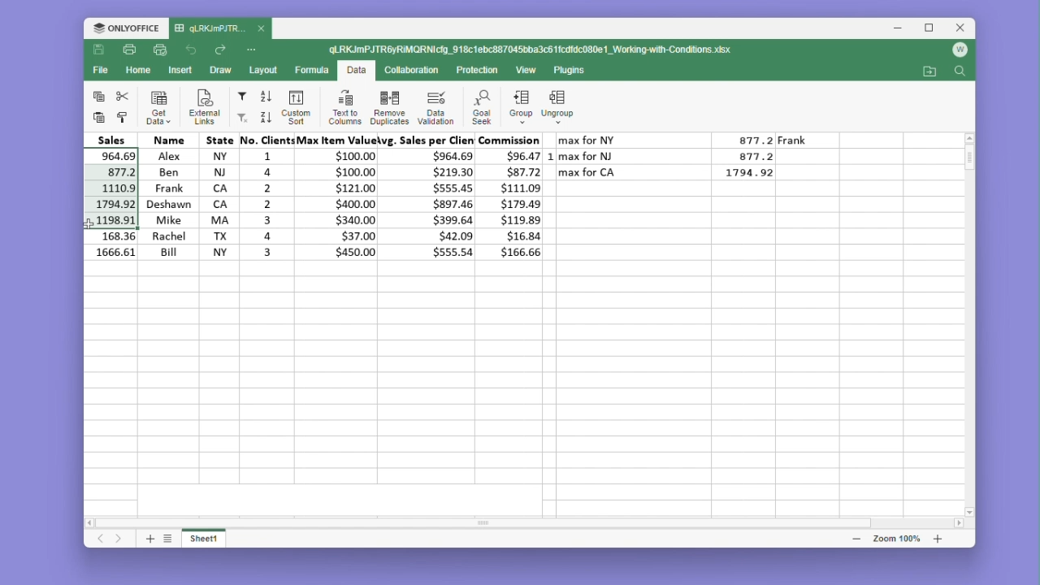 Image resolution: width=1040 pixels, height=585 pixels. I want to click on Custom filter, so click(240, 118).